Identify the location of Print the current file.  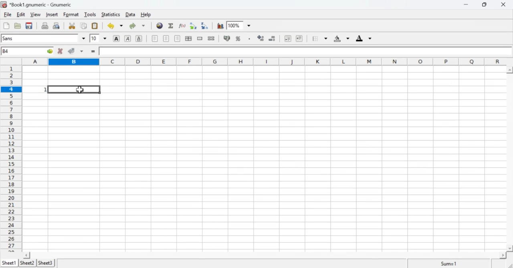
(44, 25).